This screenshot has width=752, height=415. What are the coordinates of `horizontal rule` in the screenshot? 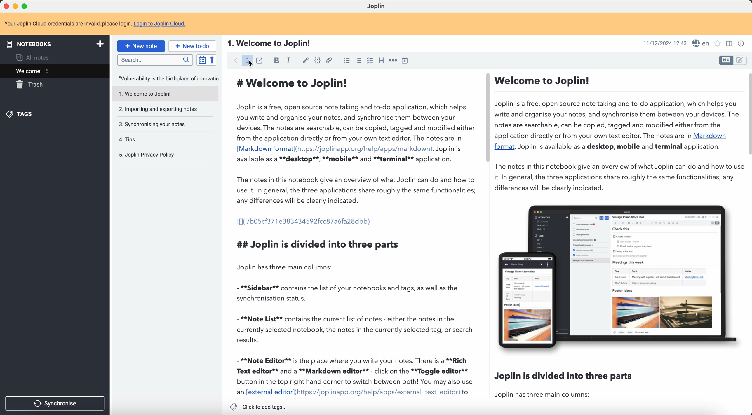 It's located at (392, 60).